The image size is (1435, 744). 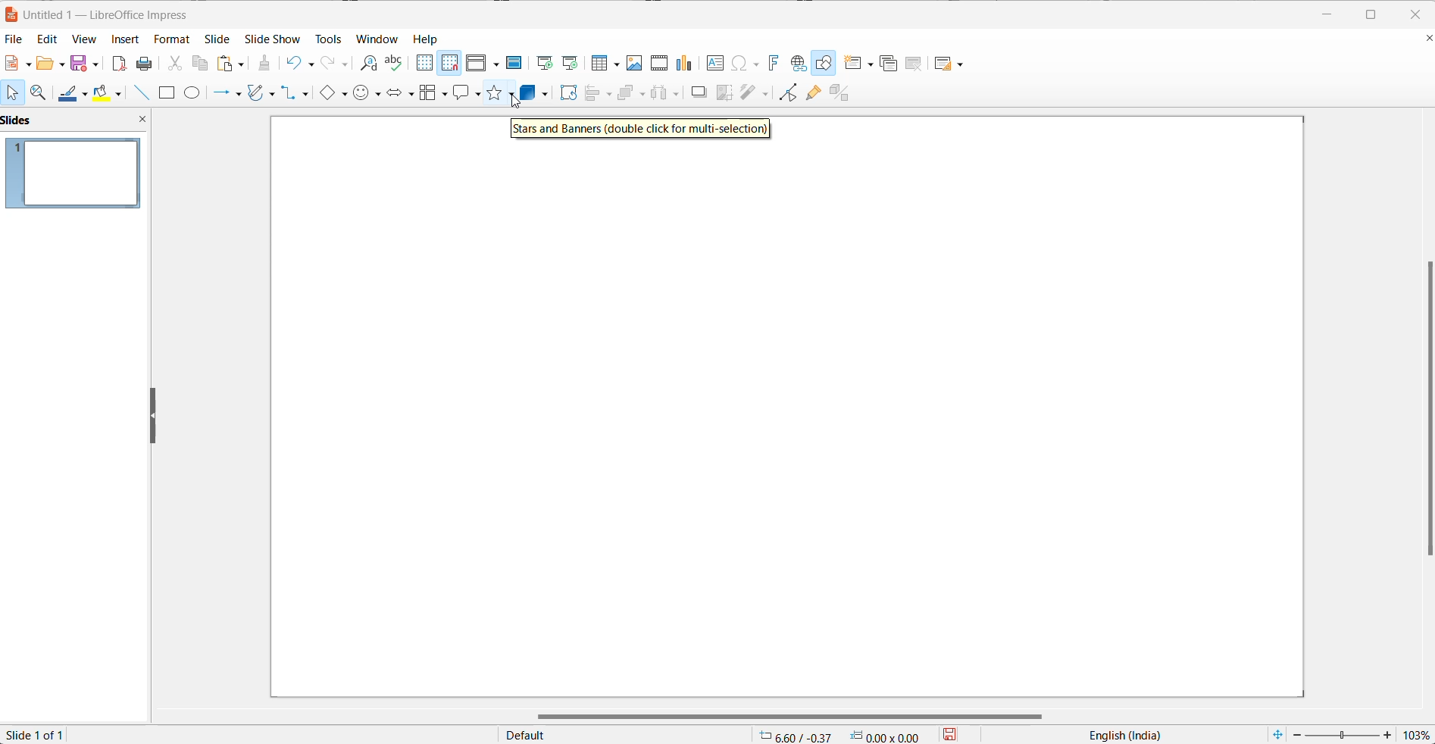 I want to click on master slide, so click(x=514, y=61).